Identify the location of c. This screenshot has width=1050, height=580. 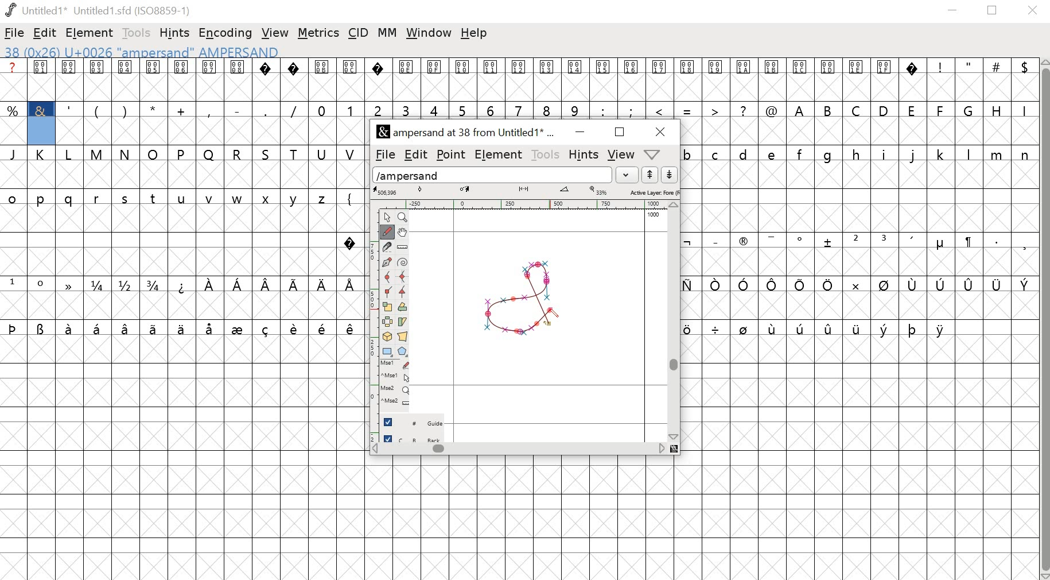
(717, 154).